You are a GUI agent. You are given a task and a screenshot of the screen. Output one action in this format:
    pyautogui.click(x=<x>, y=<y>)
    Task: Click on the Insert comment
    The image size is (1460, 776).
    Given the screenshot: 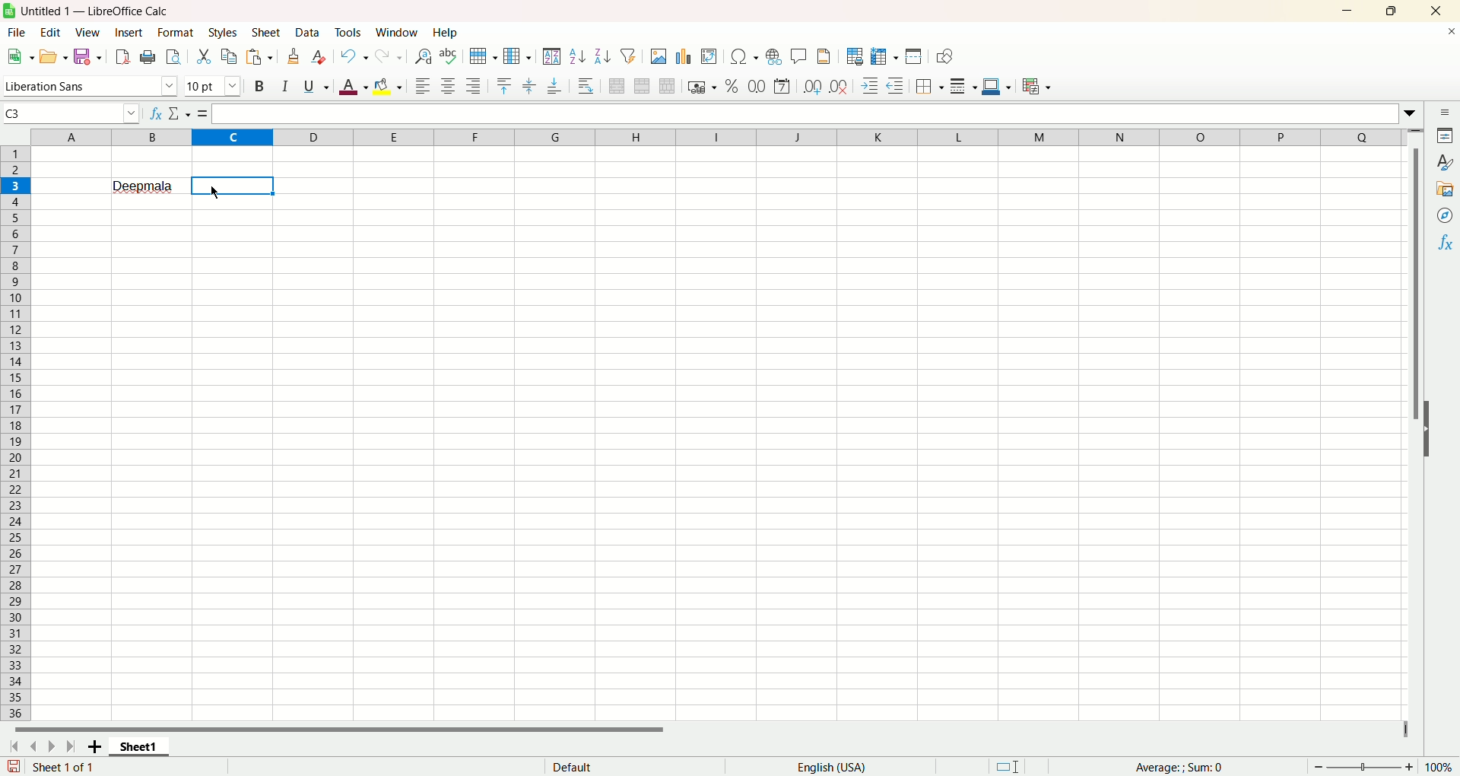 What is the action you would take?
    pyautogui.click(x=799, y=54)
    